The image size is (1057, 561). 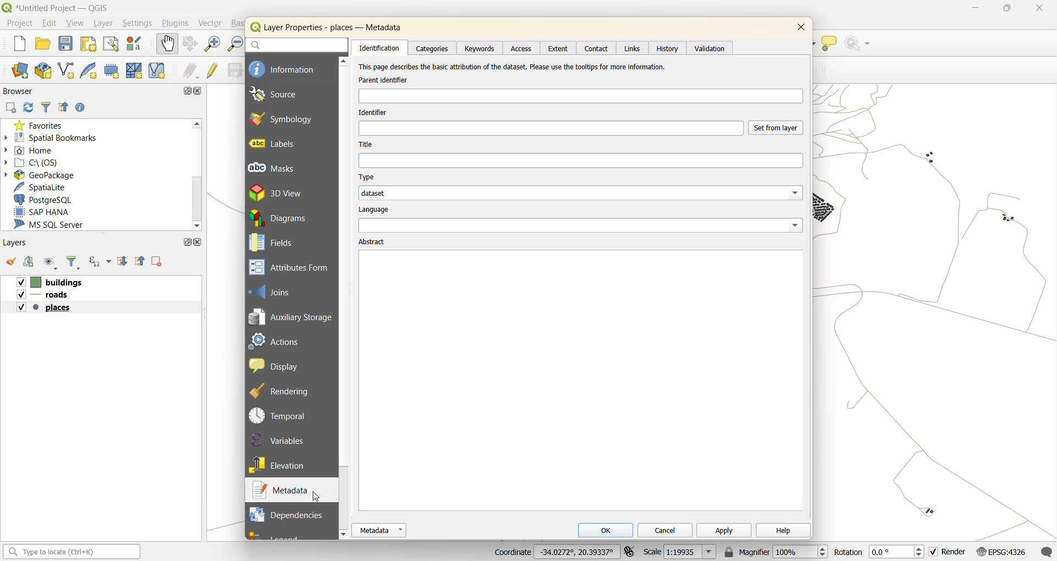 I want to click on rendering, so click(x=281, y=390).